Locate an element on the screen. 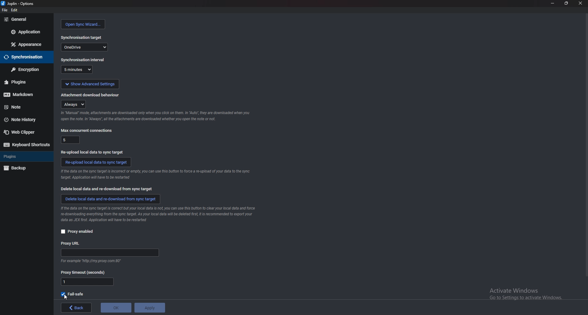 The image size is (588, 315). scroll bar is located at coordinates (586, 147).